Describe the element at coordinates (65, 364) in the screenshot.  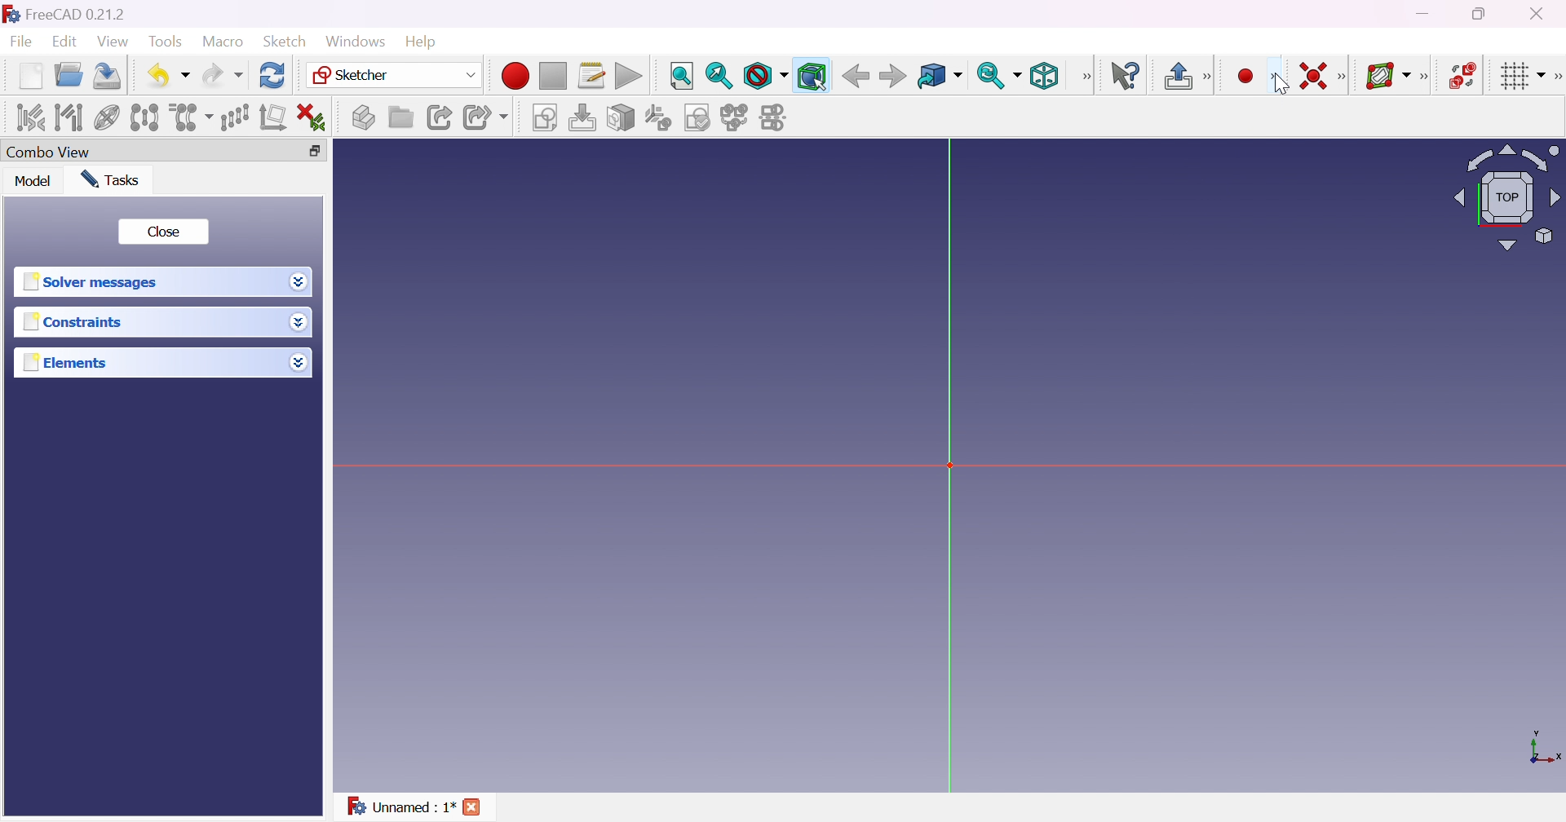
I see `Elements` at that location.